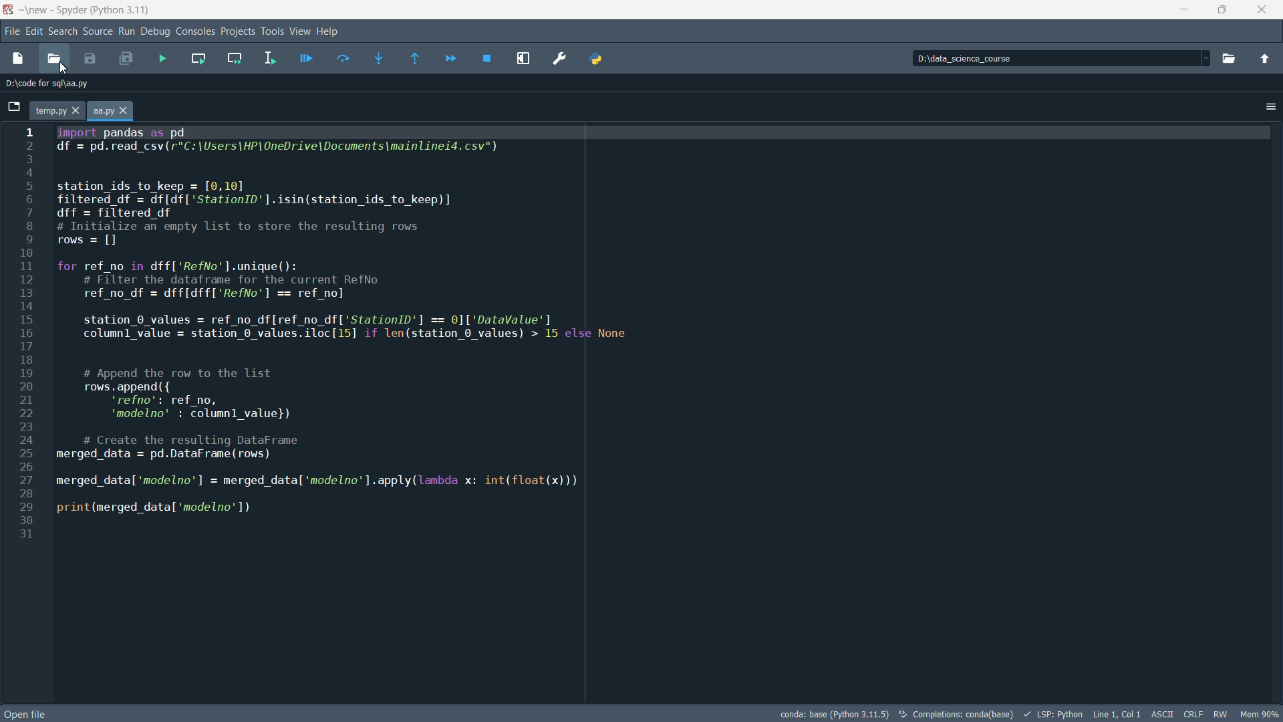  Describe the element at coordinates (195, 31) in the screenshot. I see `consoles menu` at that location.